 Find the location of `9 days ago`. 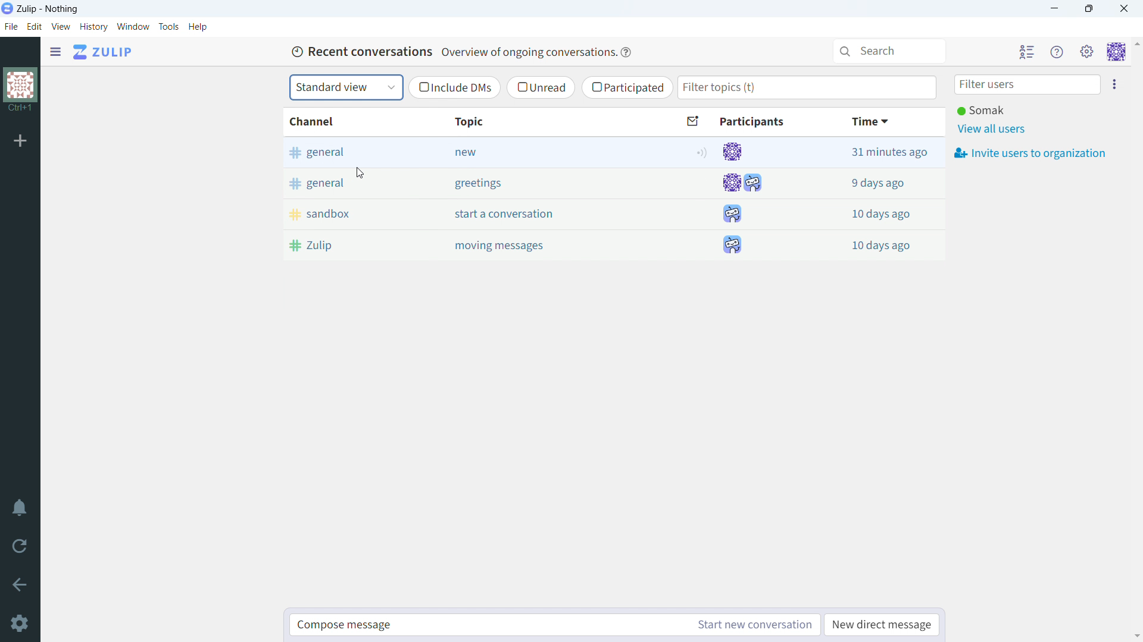

9 days ago is located at coordinates (881, 184).